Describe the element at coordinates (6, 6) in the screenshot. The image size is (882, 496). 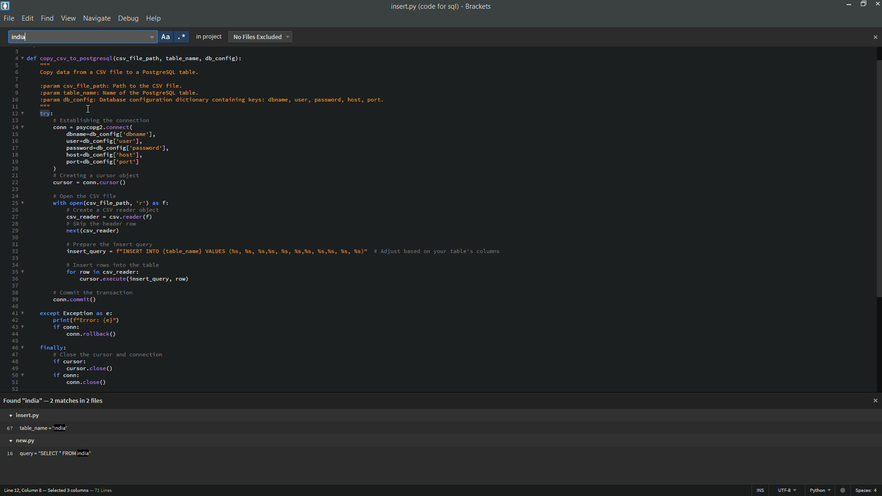
I see `app icon` at that location.